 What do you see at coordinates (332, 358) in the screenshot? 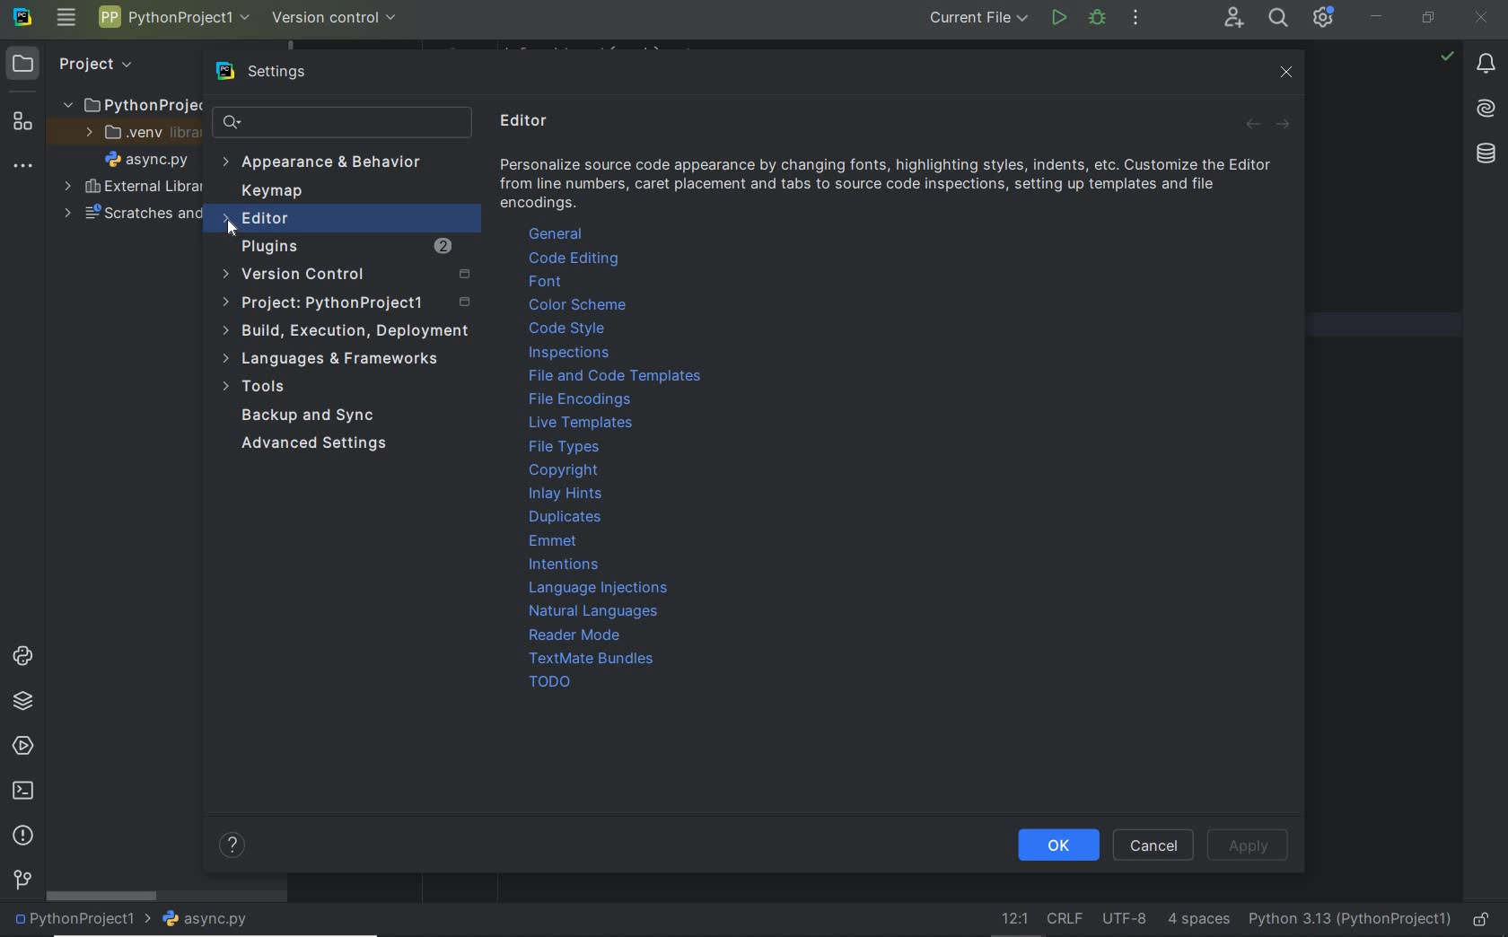
I see `language & frameworks` at bounding box center [332, 358].